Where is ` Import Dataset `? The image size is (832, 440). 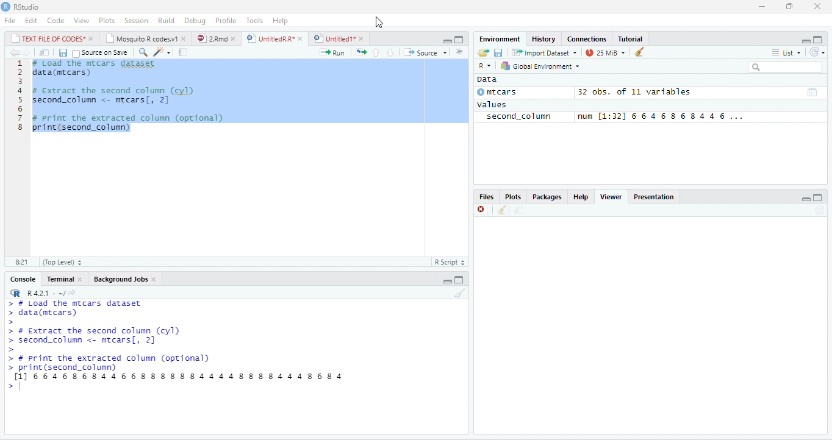
 Import Dataset  is located at coordinates (545, 52).